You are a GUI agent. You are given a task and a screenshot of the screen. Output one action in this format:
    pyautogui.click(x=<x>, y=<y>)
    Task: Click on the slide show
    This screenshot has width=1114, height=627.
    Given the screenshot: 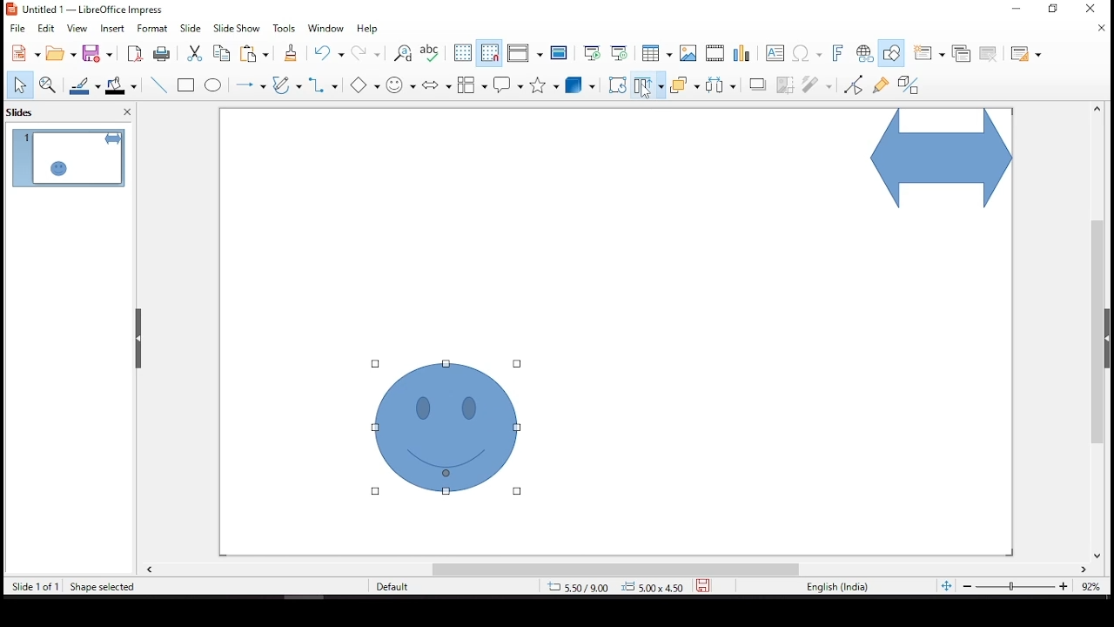 What is the action you would take?
    pyautogui.click(x=235, y=27)
    